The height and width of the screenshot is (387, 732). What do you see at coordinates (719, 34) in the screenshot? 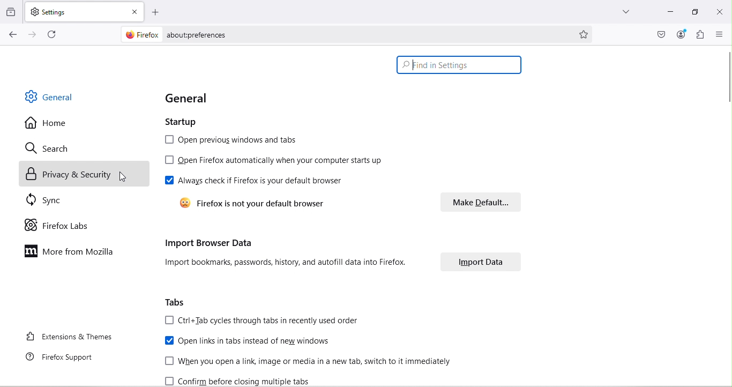
I see `Open application menu` at bounding box center [719, 34].